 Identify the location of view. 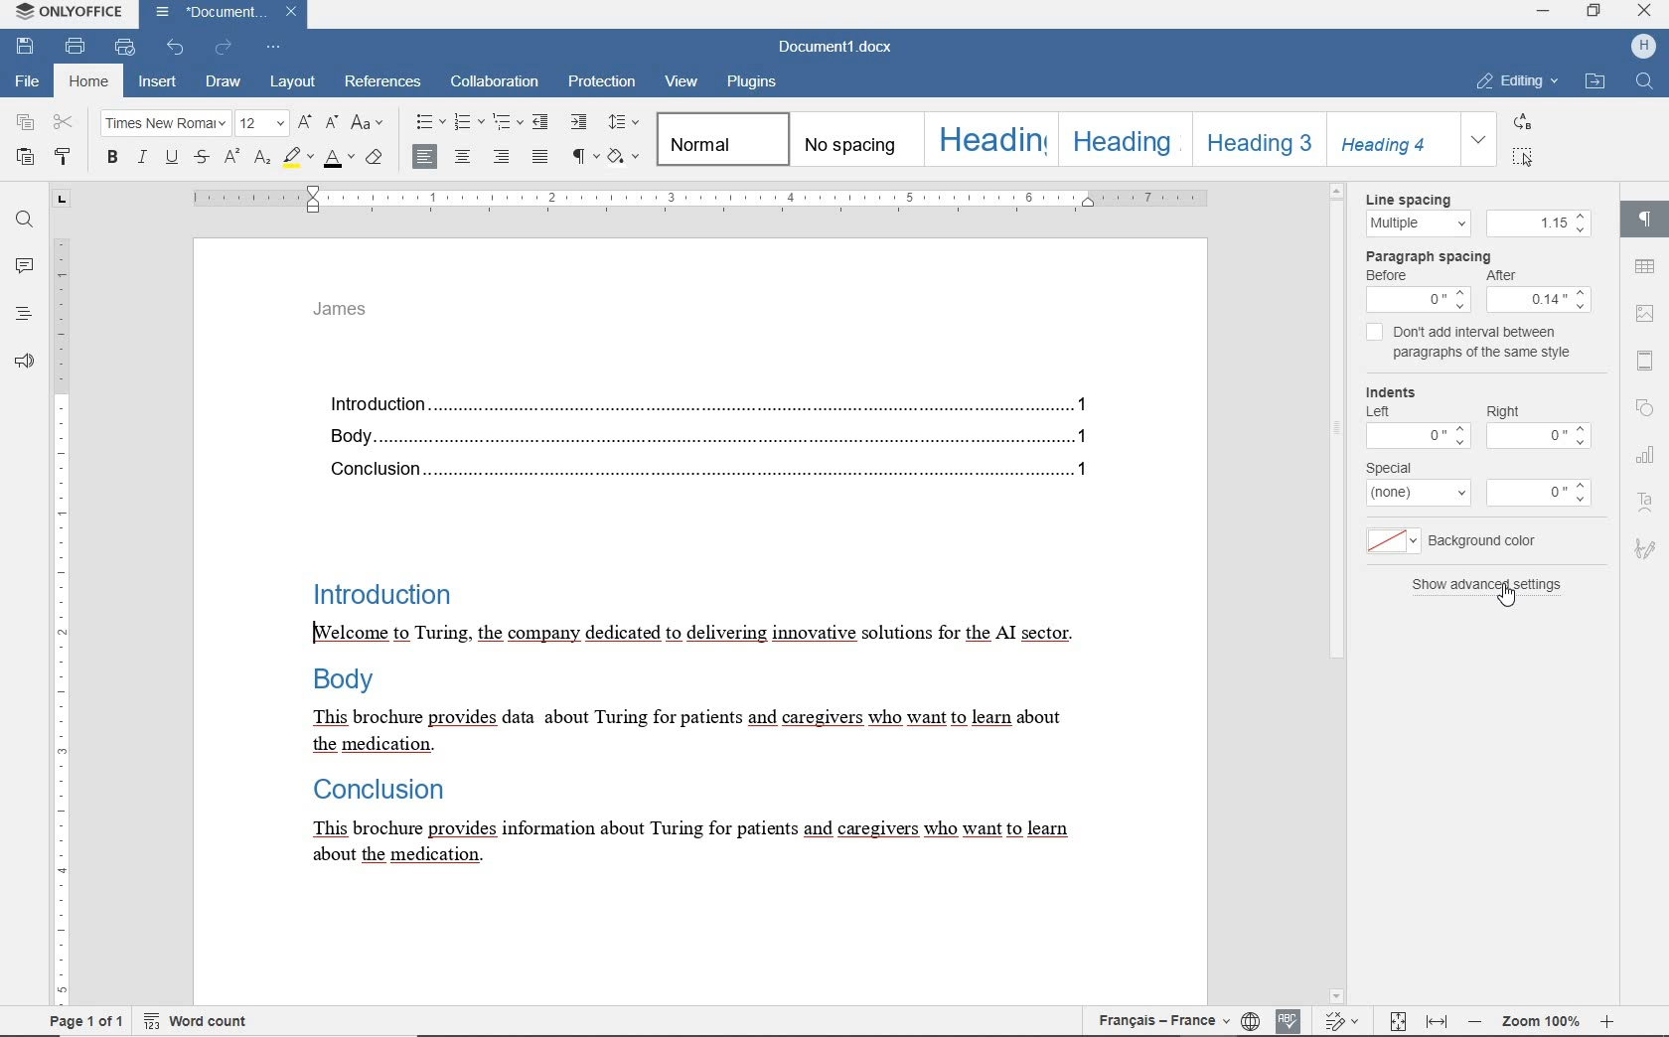
(683, 80).